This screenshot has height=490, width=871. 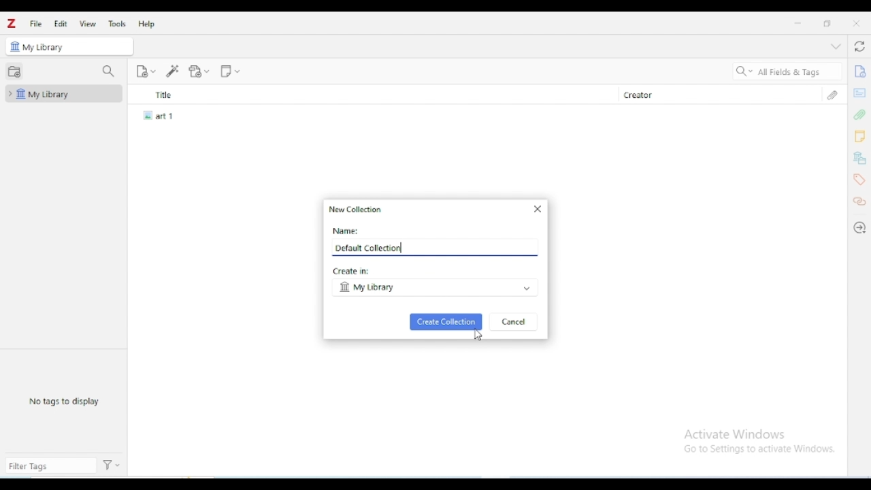 I want to click on related, so click(x=859, y=201).